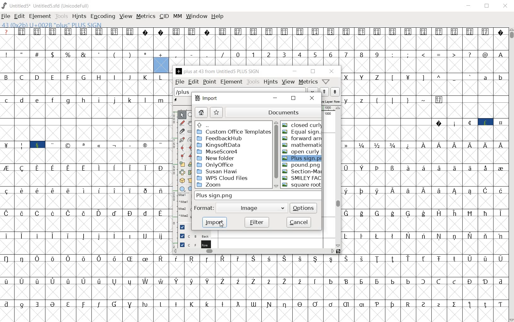 The height and width of the screenshot is (322, 514). Describe the element at coordinates (190, 164) in the screenshot. I see `Rotate the selection` at that location.